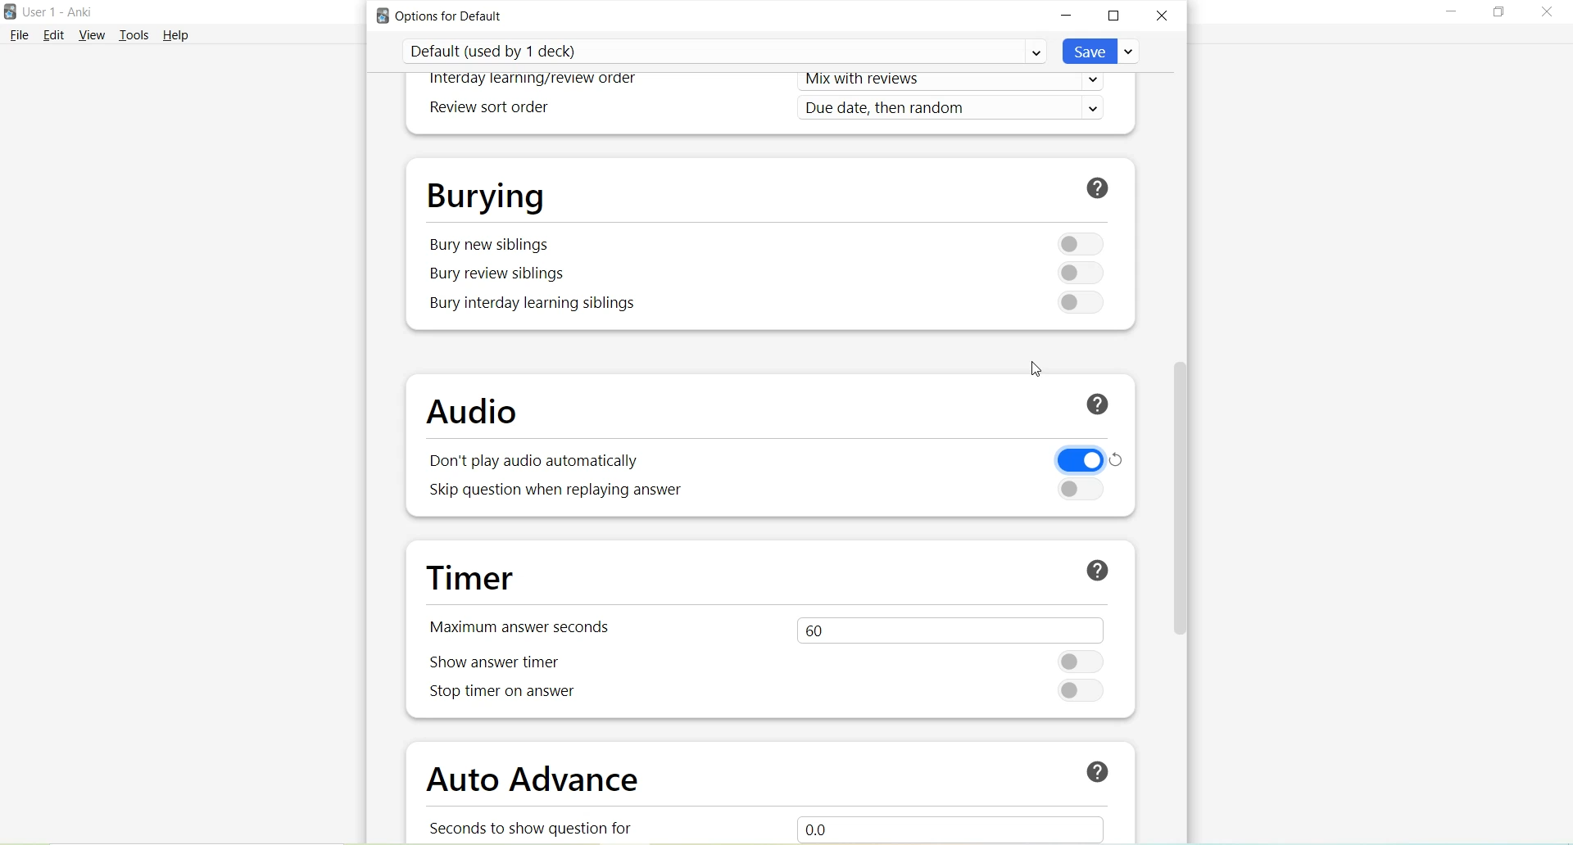 This screenshot has height=845, width=1573. I want to click on 60, so click(946, 628).